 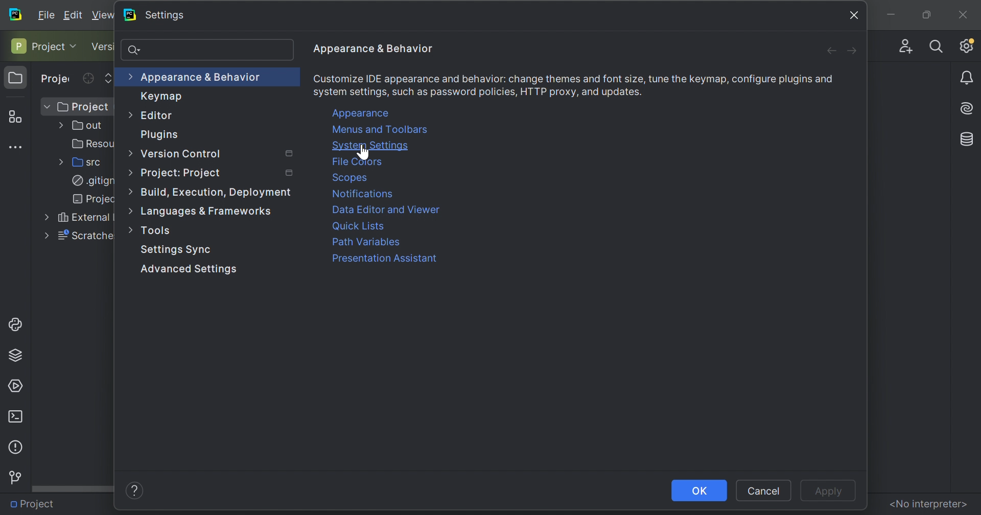 I want to click on Path Variables, so click(x=368, y=243).